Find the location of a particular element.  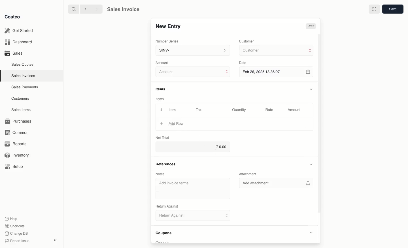

Coupons is located at coordinates (164, 233).